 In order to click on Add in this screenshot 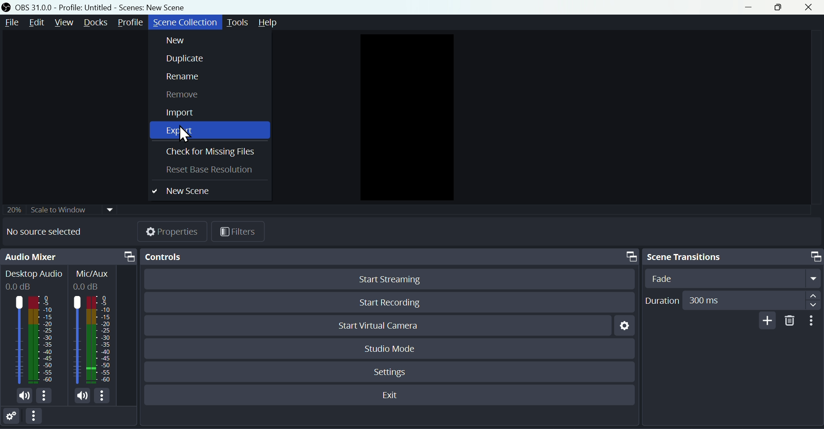, I will do `click(765, 320)`.